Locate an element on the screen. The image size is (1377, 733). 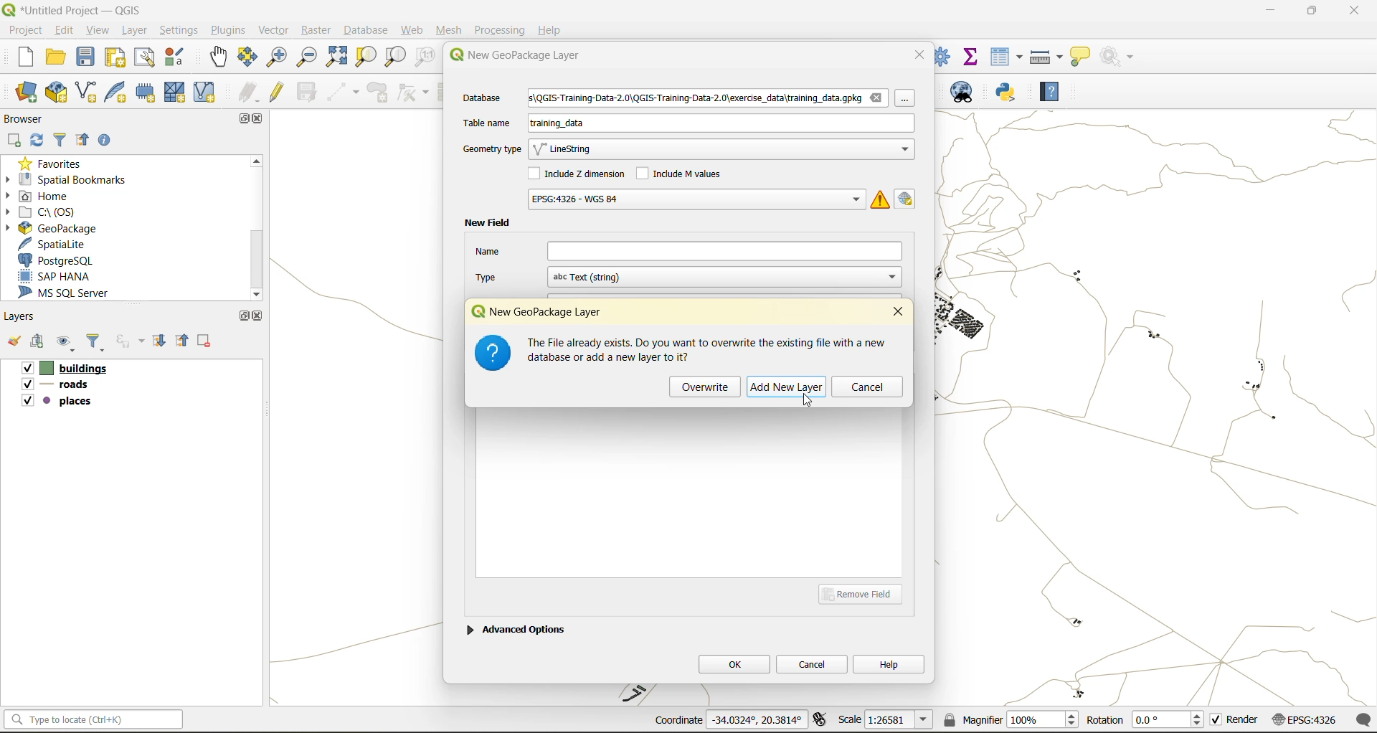
include z dimension is located at coordinates (579, 175).